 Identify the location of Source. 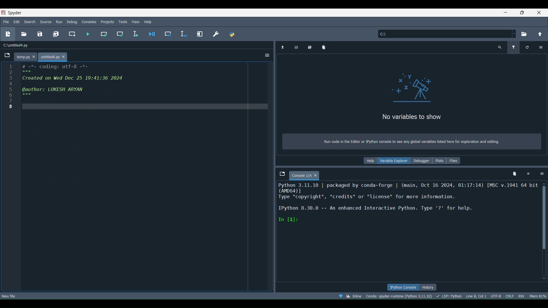
(45, 21).